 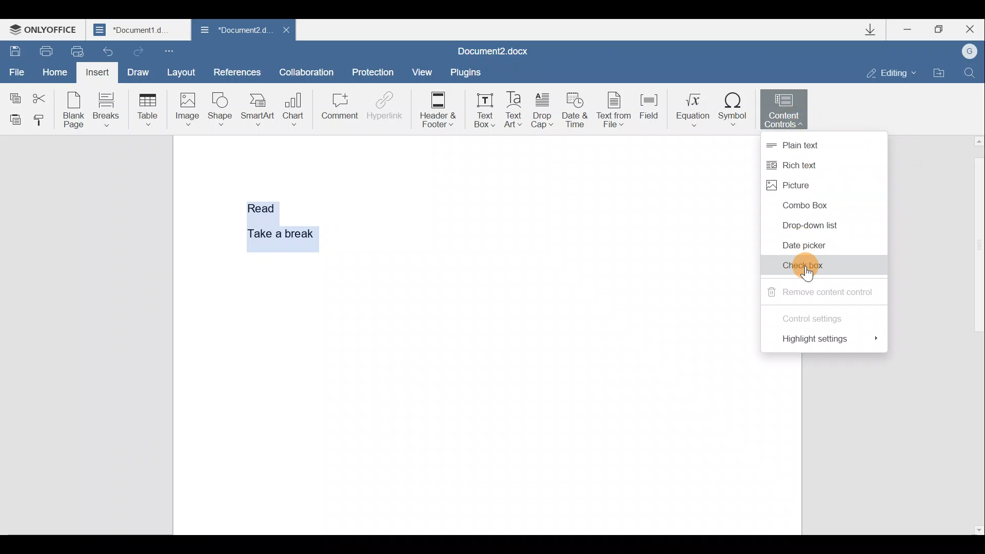 What do you see at coordinates (43, 94) in the screenshot?
I see `Cut` at bounding box center [43, 94].